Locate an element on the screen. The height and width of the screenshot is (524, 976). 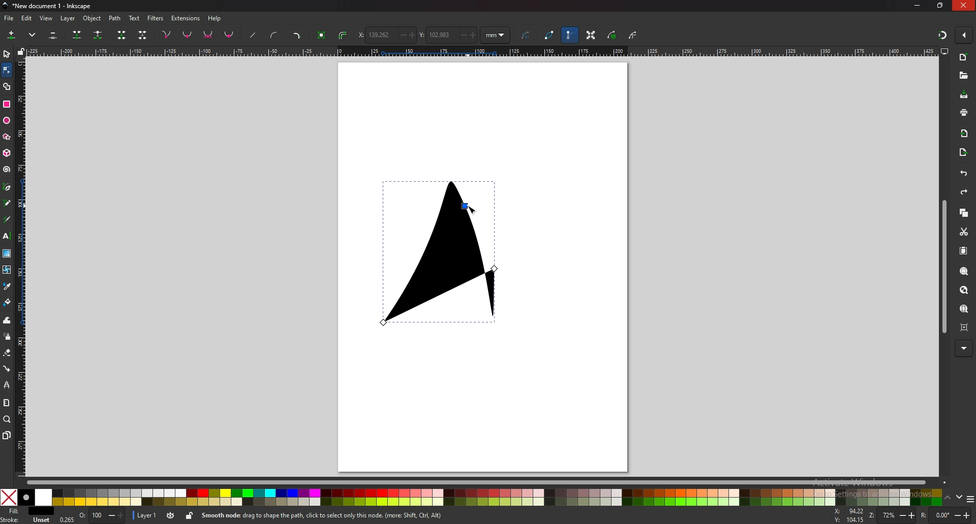
toggle visibility is located at coordinates (171, 515).